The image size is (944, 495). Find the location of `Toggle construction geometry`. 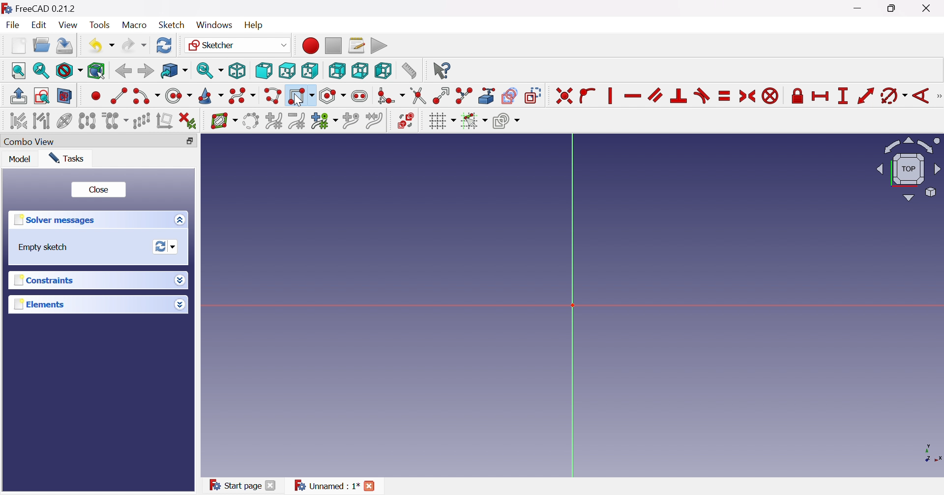

Toggle construction geometry is located at coordinates (534, 96).